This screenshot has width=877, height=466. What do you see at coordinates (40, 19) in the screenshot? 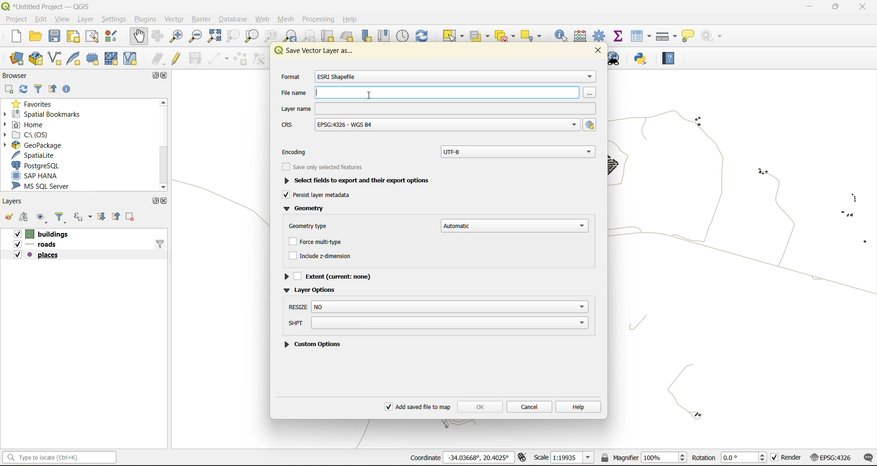
I see `edit` at bounding box center [40, 19].